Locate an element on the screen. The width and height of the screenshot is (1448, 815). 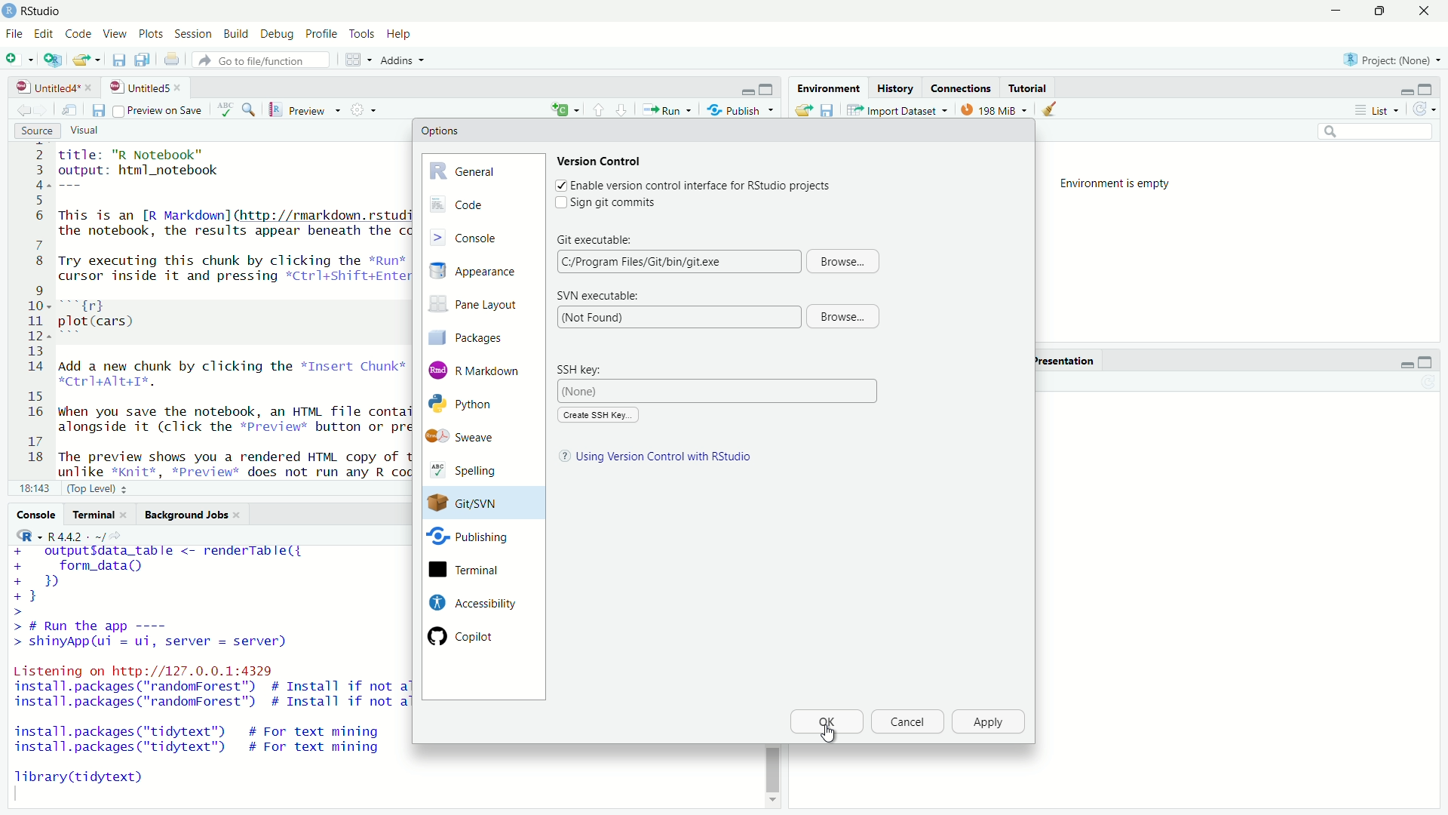
move backward is located at coordinates (44, 109).